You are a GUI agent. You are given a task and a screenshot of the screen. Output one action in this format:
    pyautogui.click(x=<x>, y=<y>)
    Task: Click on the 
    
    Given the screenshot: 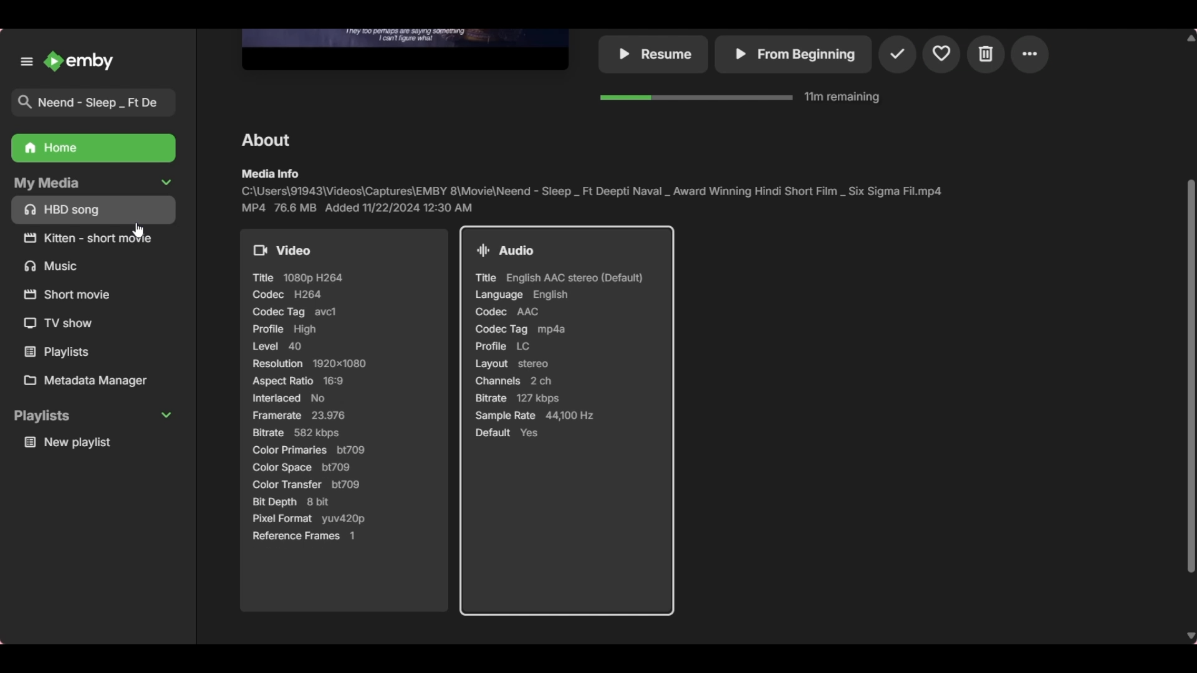 What is the action you would take?
    pyautogui.click(x=62, y=324)
    